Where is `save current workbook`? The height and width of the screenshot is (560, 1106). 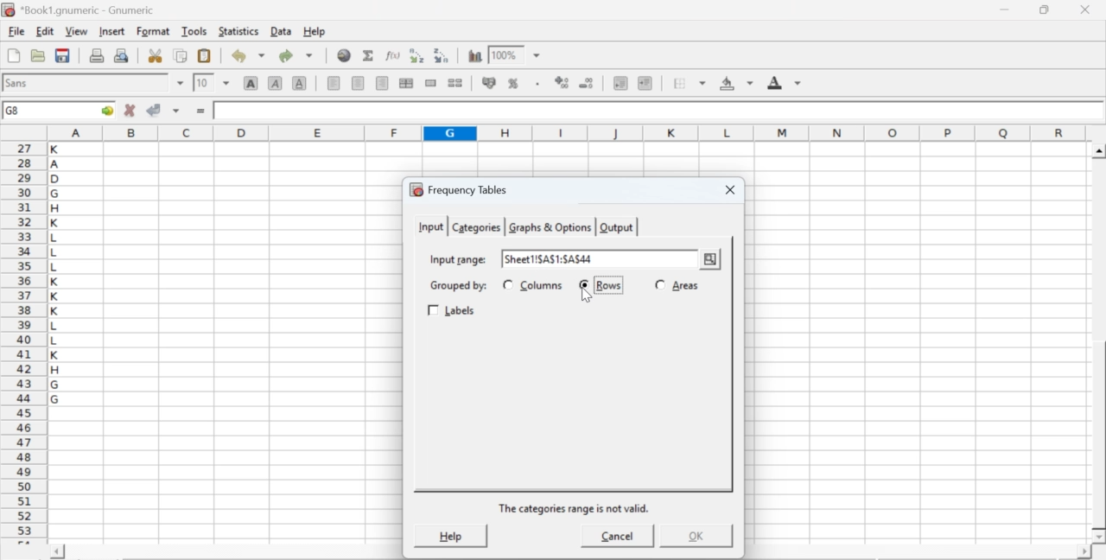
save current workbook is located at coordinates (63, 55).